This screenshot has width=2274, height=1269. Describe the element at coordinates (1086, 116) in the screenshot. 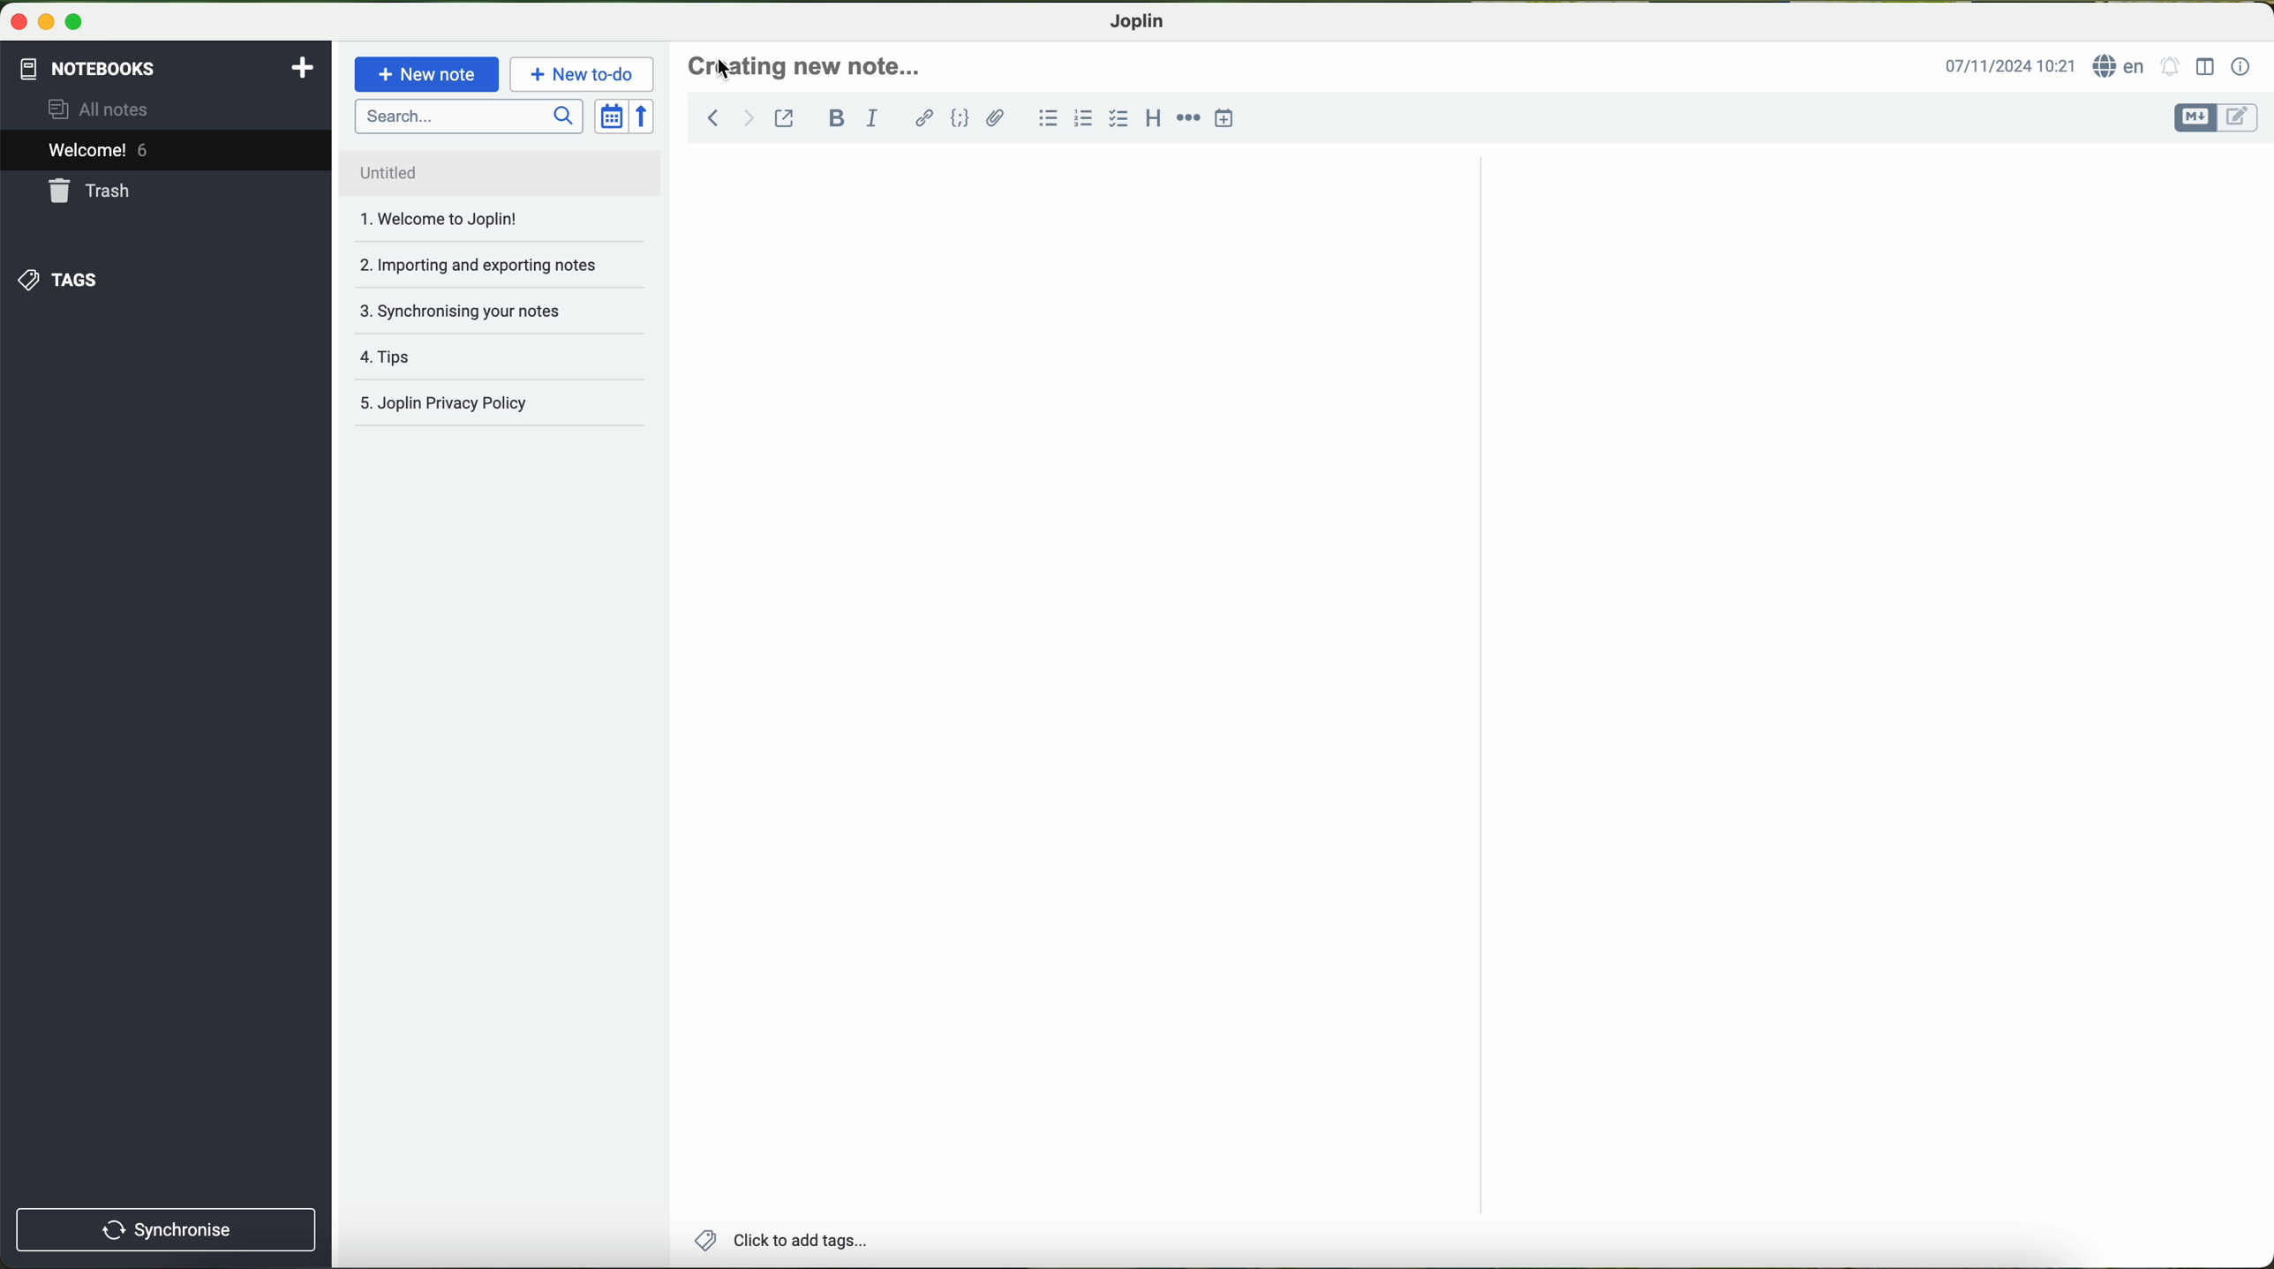

I see `numbered list` at that location.